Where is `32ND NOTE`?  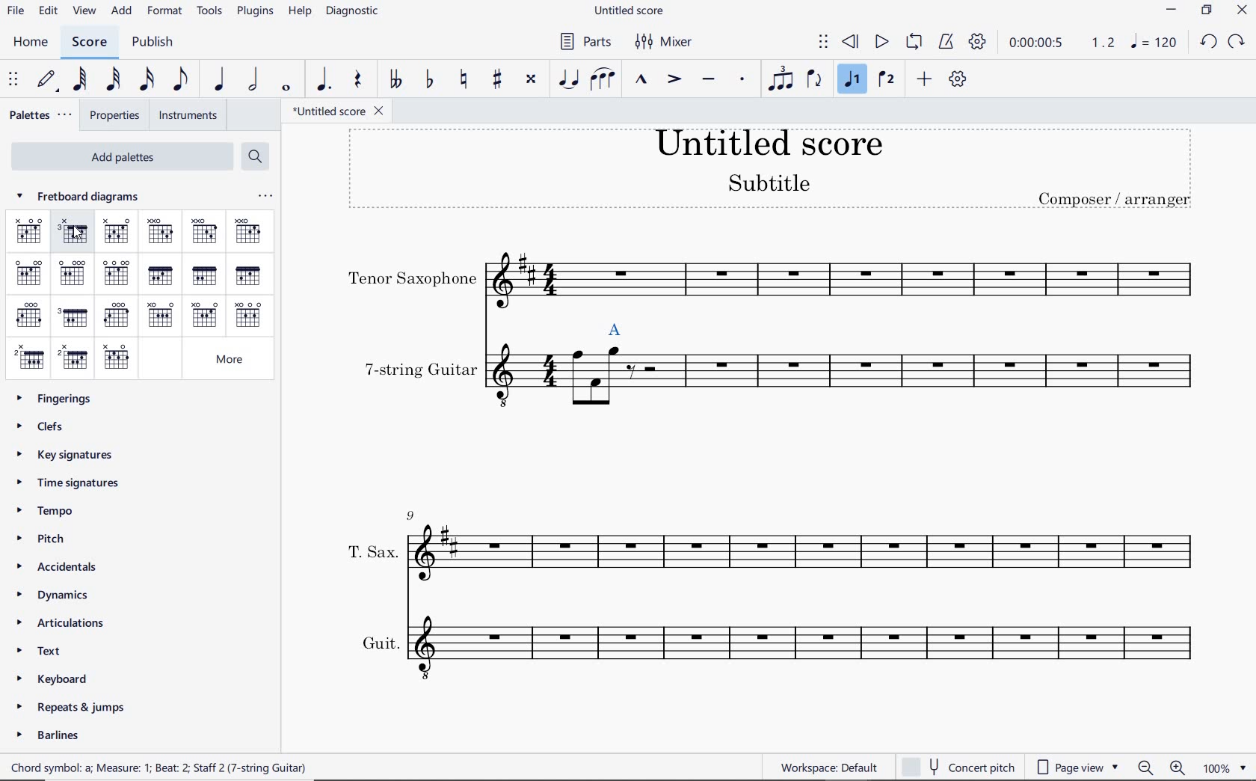
32ND NOTE is located at coordinates (113, 80).